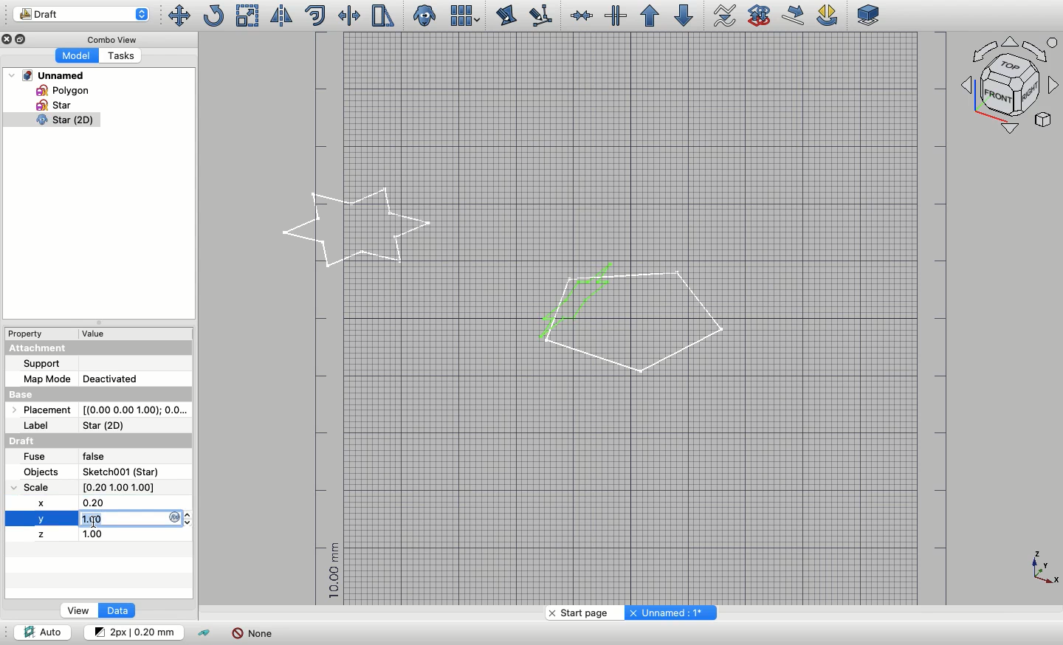  Describe the element at coordinates (133, 410) in the screenshot. I see `[(0.00 0.00 1.00); 0.0...` at that location.